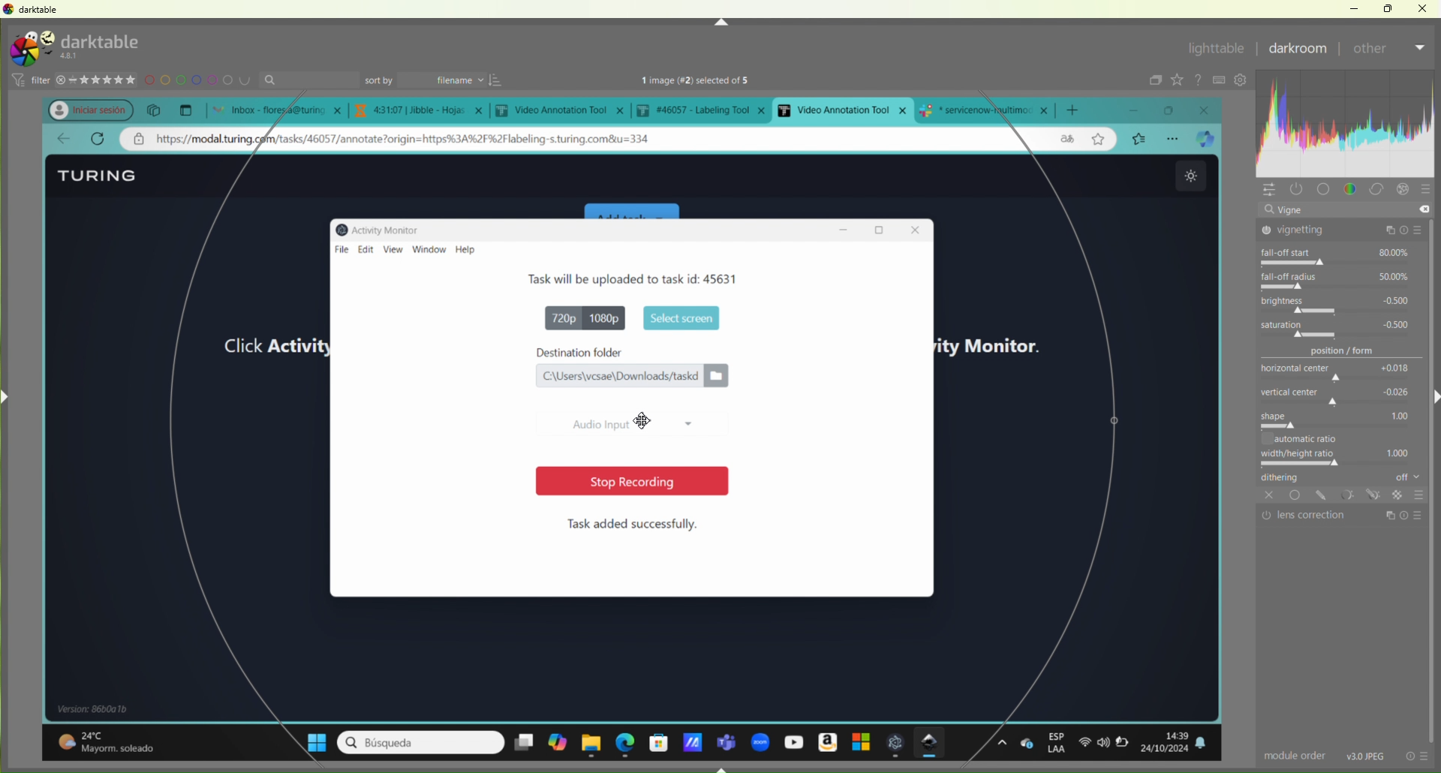 This screenshot has width=1441, height=773. What do you see at coordinates (590, 278) in the screenshot?
I see `Task details` at bounding box center [590, 278].